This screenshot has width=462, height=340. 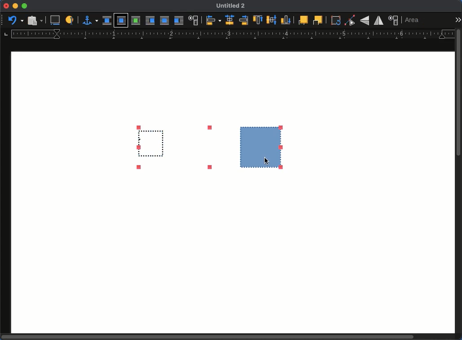 What do you see at coordinates (164, 21) in the screenshot?
I see `through` at bounding box center [164, 21].